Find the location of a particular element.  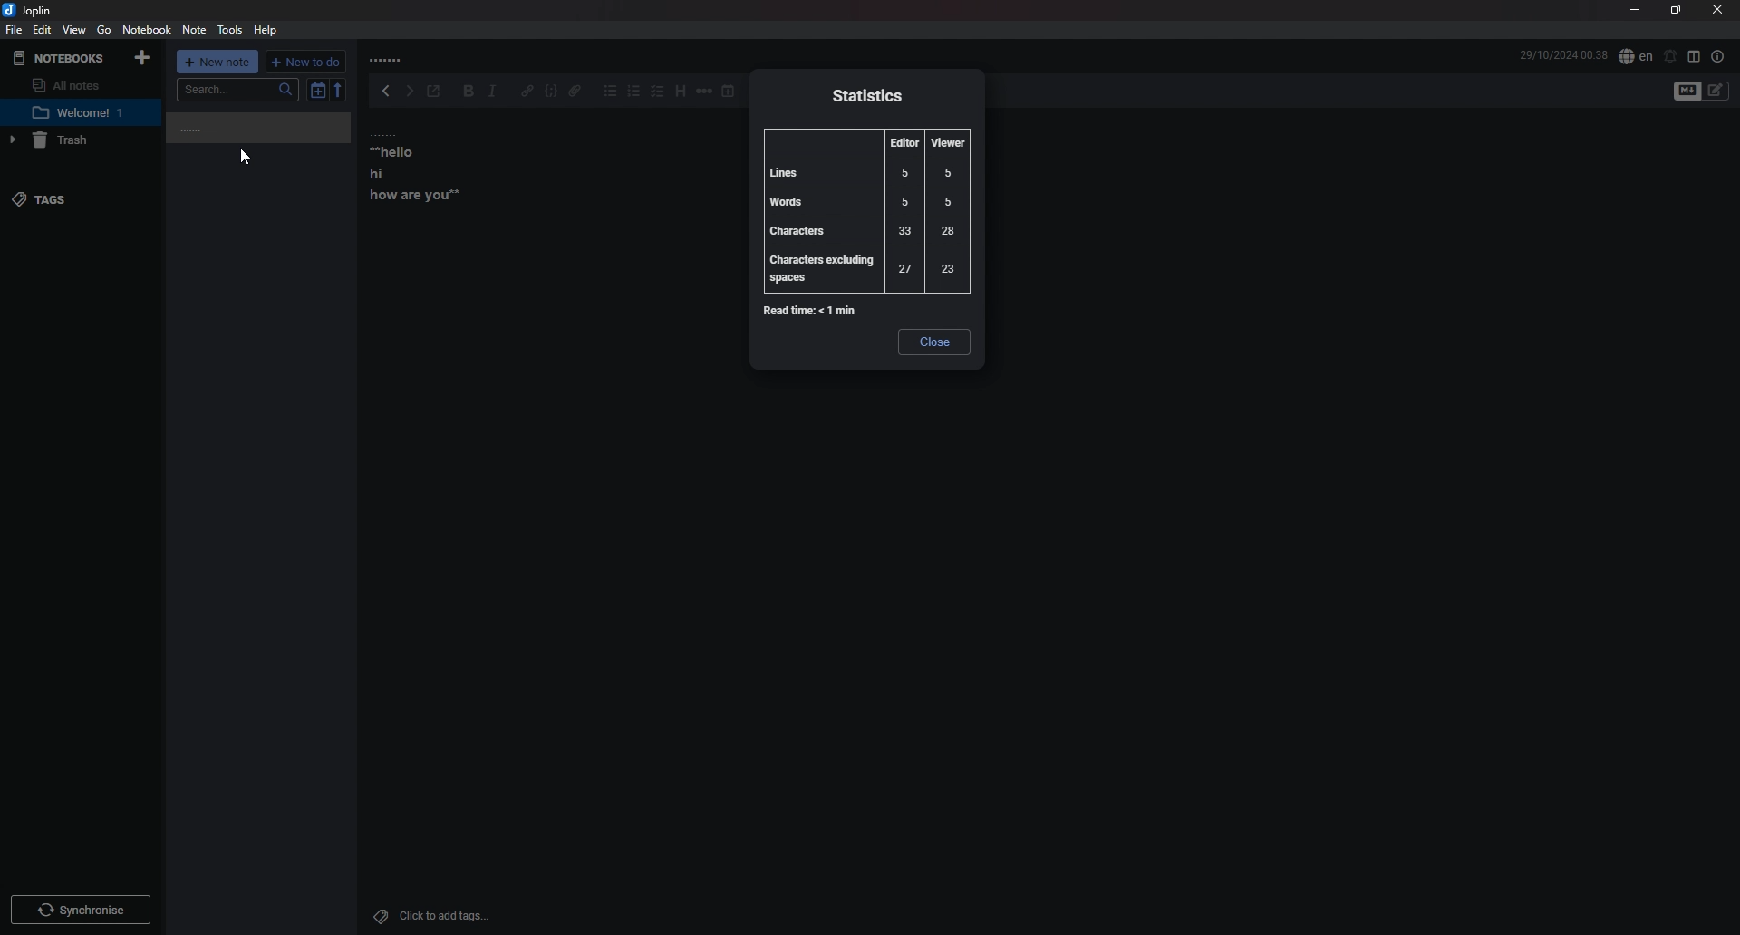

add tags is located at coordinates (436, 916).